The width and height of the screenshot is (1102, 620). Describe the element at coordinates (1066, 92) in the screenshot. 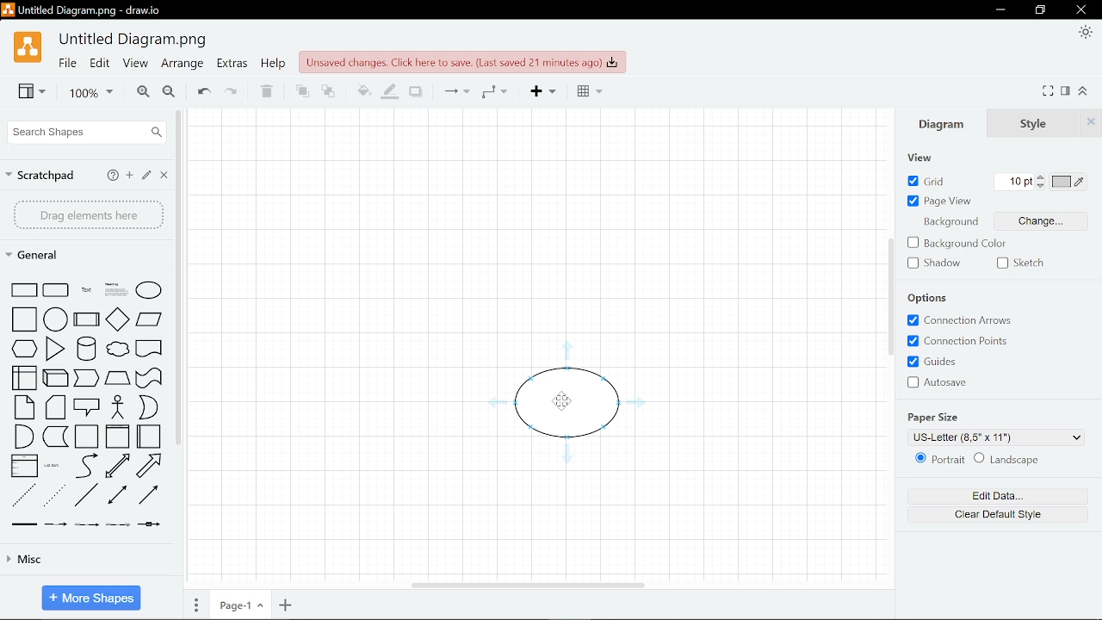

I see `Format` at that location.